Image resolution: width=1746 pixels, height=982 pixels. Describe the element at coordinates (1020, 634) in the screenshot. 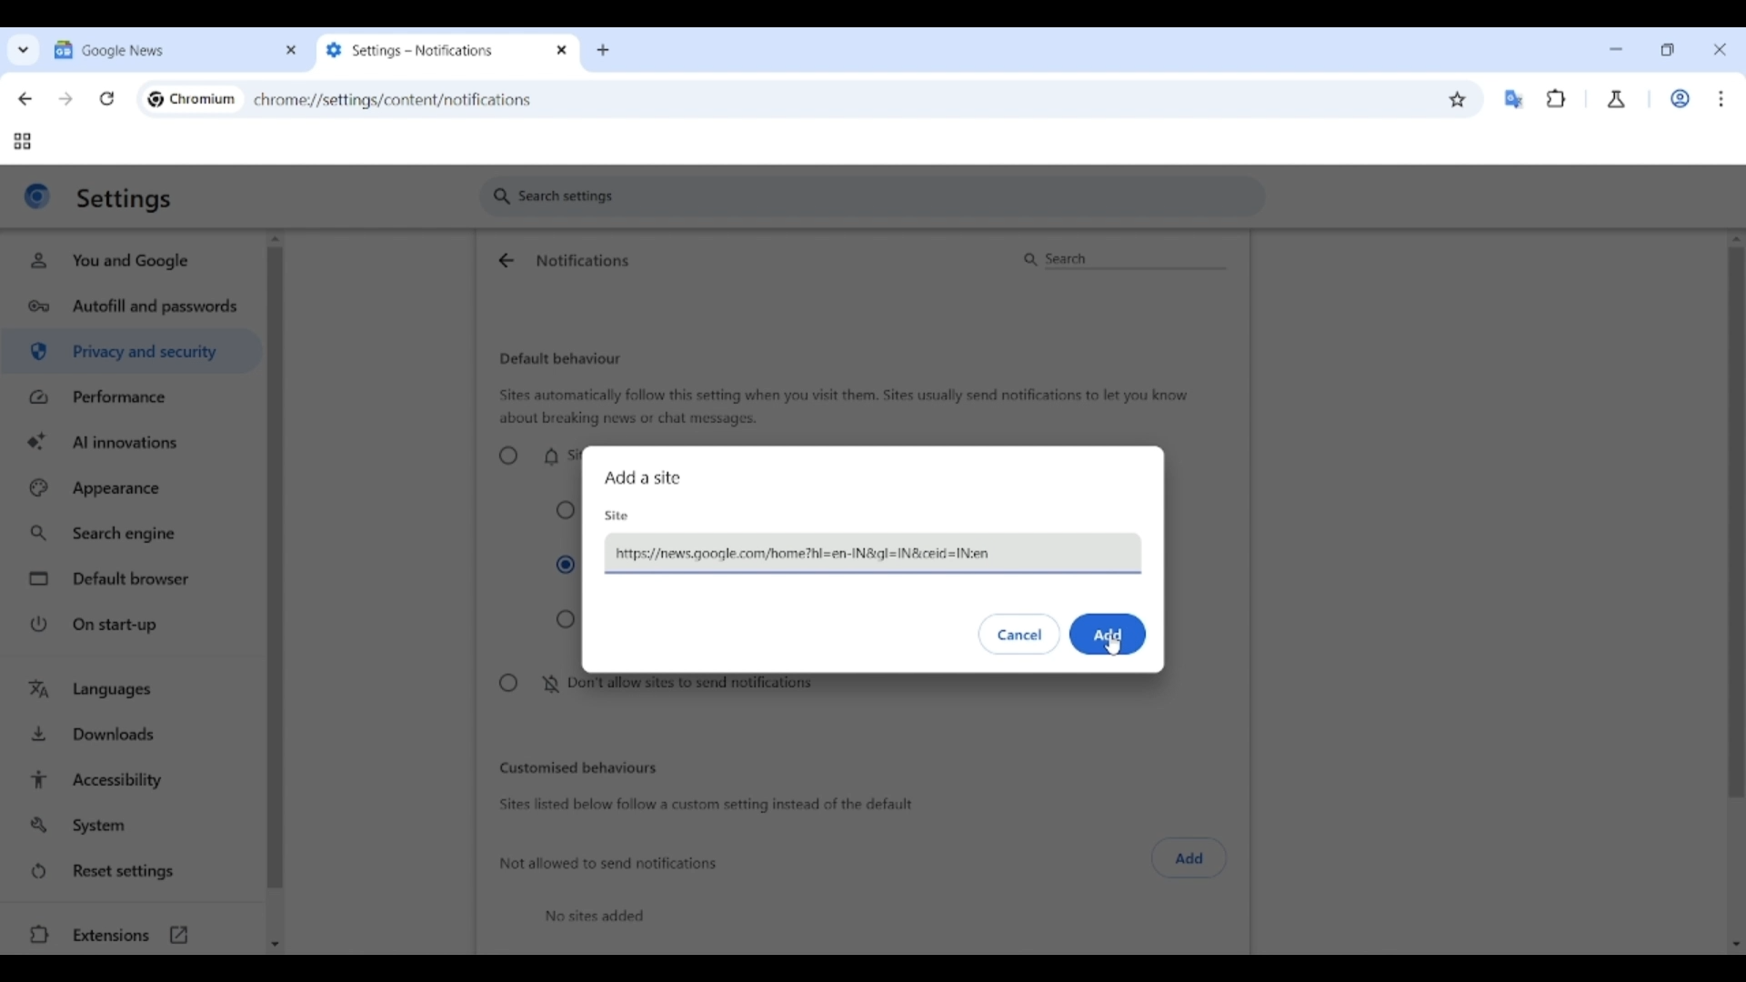

I see `Discard inputs made` at that location.